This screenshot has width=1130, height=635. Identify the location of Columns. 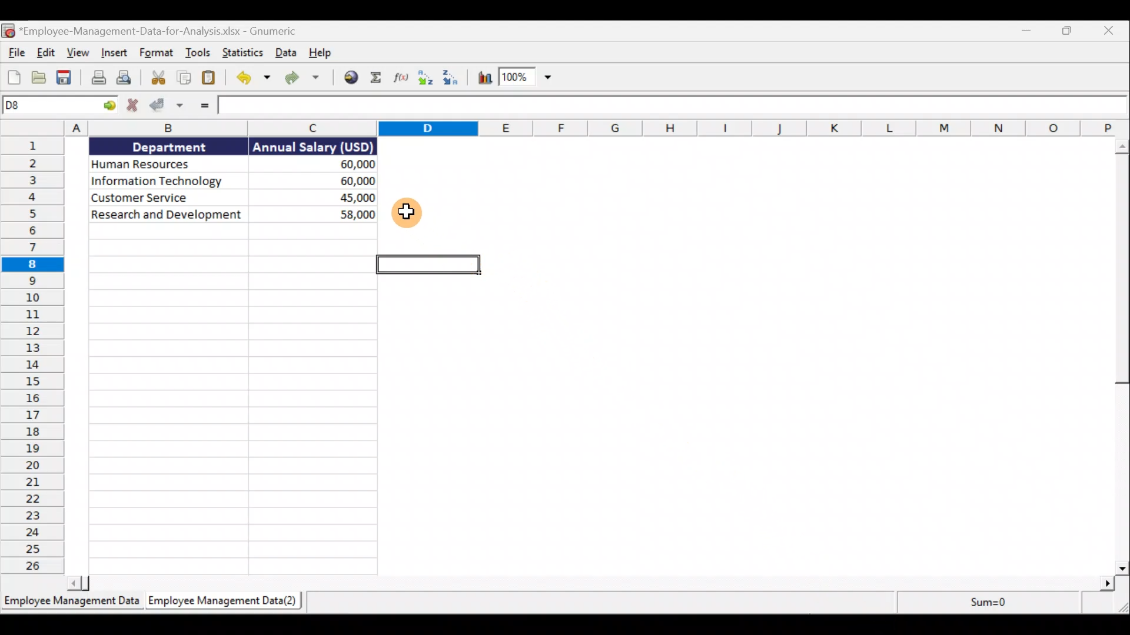
(567, 129).